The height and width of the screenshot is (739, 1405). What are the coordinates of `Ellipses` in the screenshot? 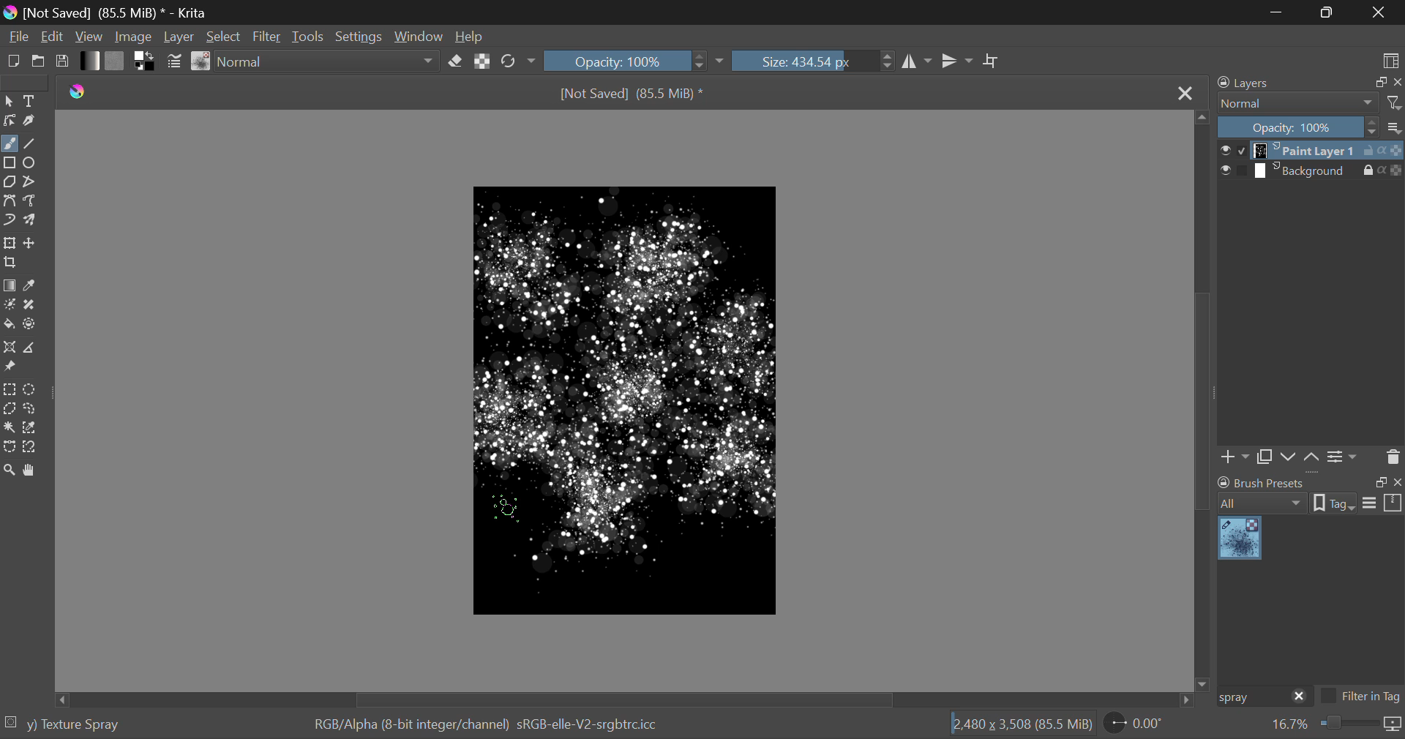 It's located at (31, 164).